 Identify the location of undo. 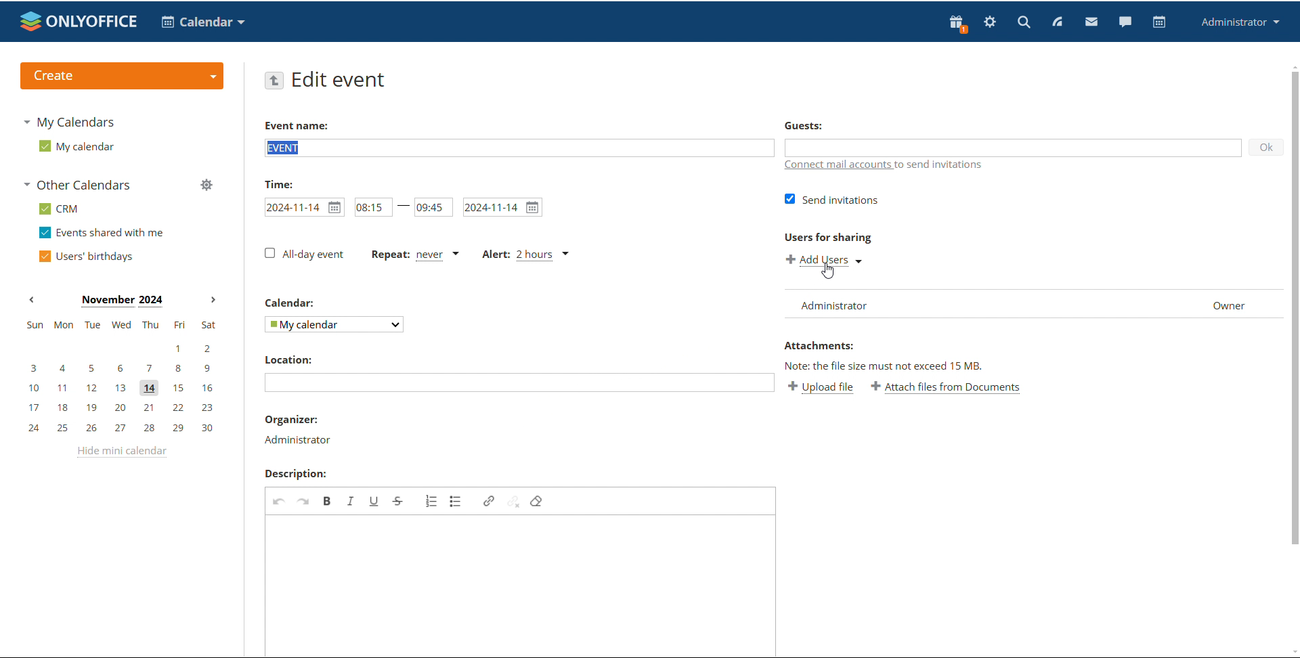
(280, 500).